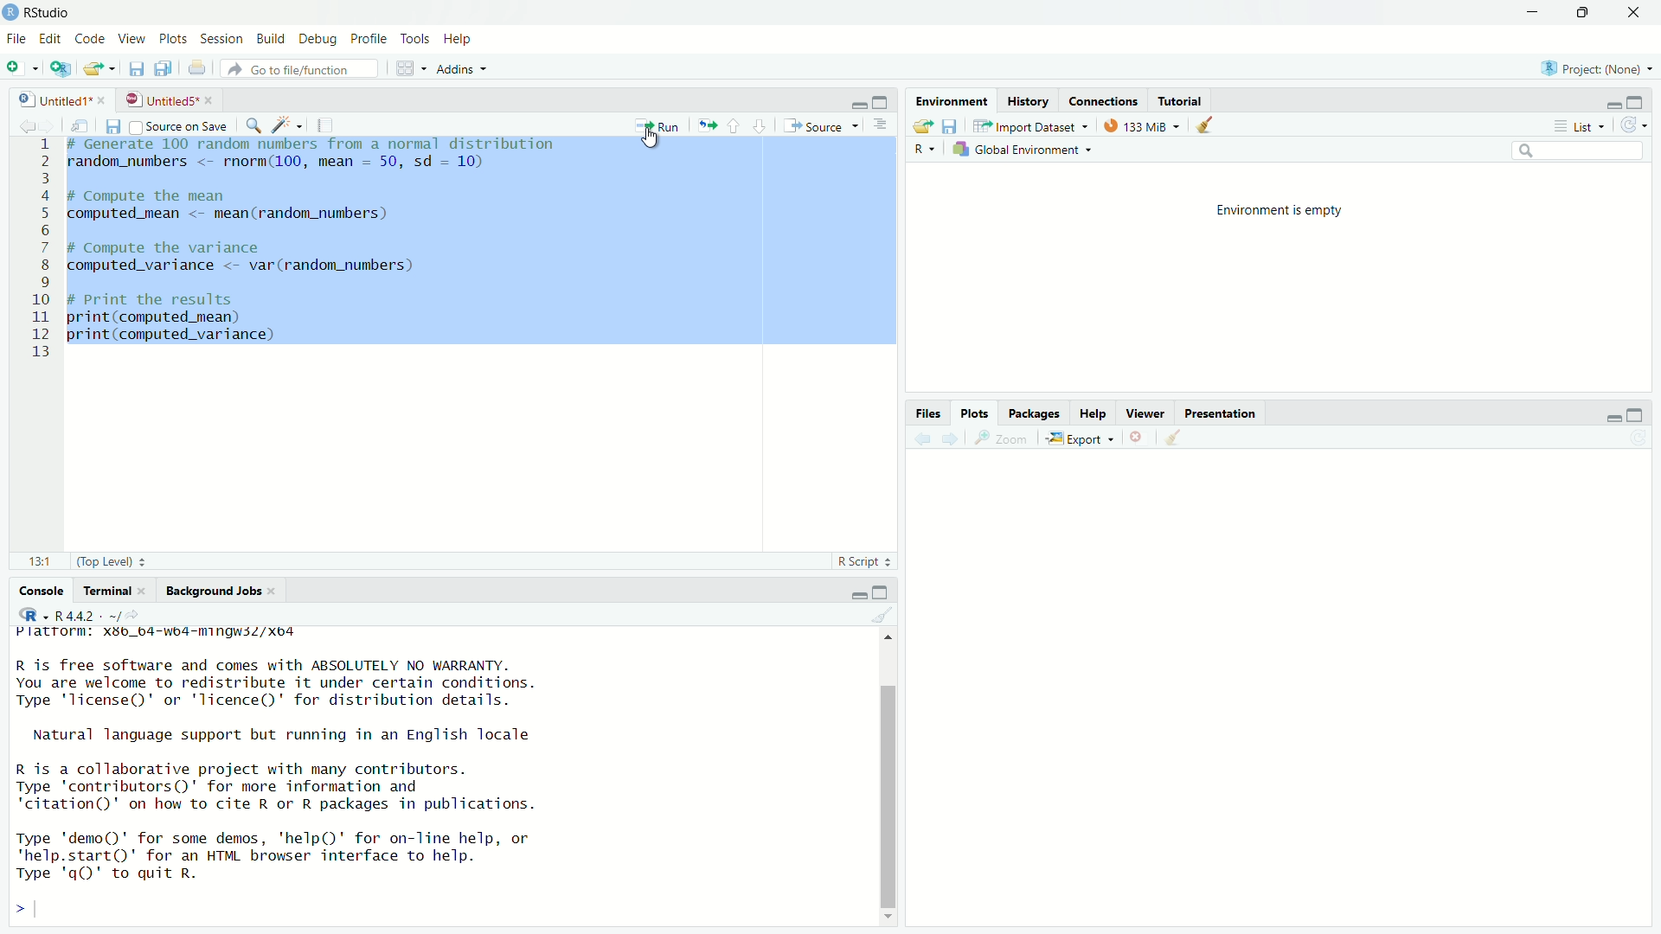  Describe the element at coordinates (885, 784) in the screenshot. I see `scrollbar` at that location.